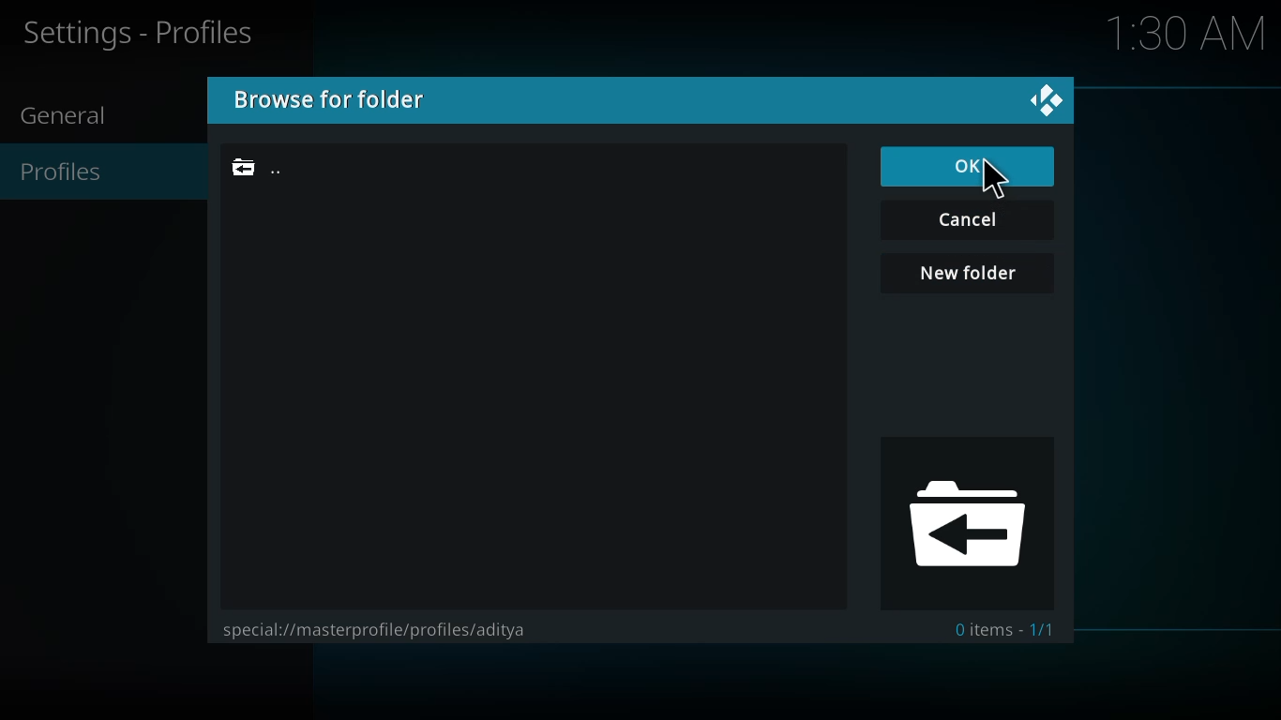  Describe the element at coordinates (1005, 178) in the screenshot. I see `cursor` at that location.